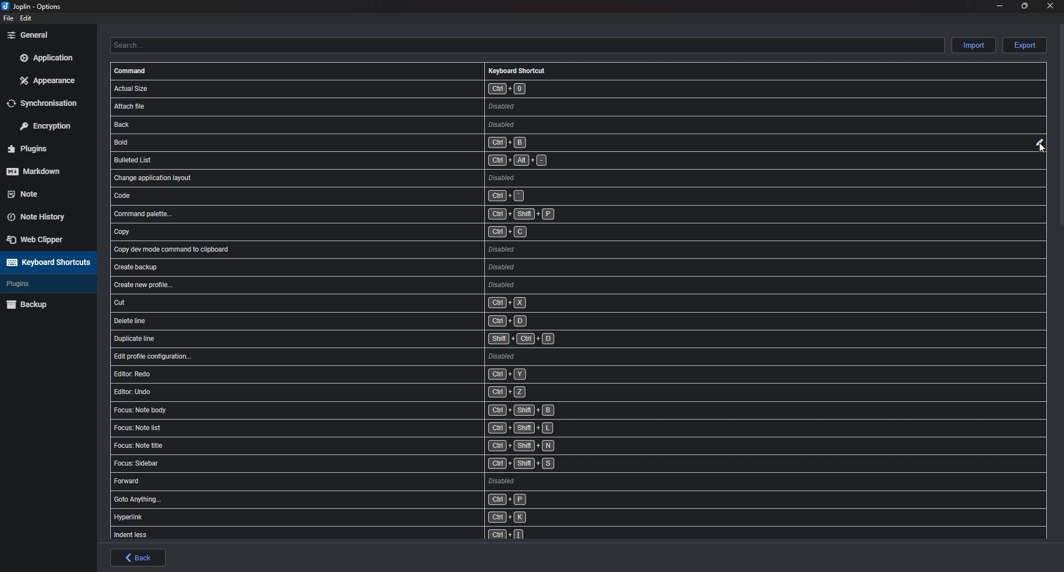  I want to click on Back up, so click(45, 304).